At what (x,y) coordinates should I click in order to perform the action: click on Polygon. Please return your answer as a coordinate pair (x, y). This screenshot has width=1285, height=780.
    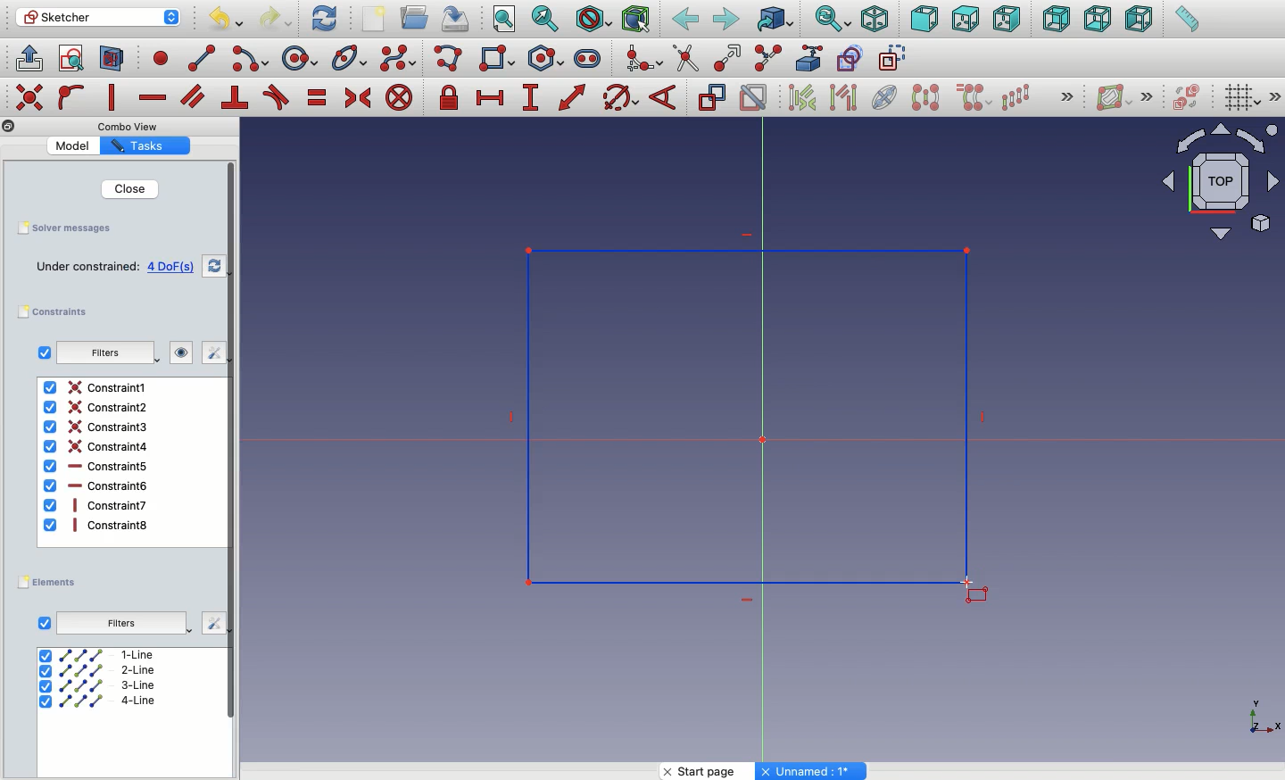
    Looking at the image, I should click on (549, 59).